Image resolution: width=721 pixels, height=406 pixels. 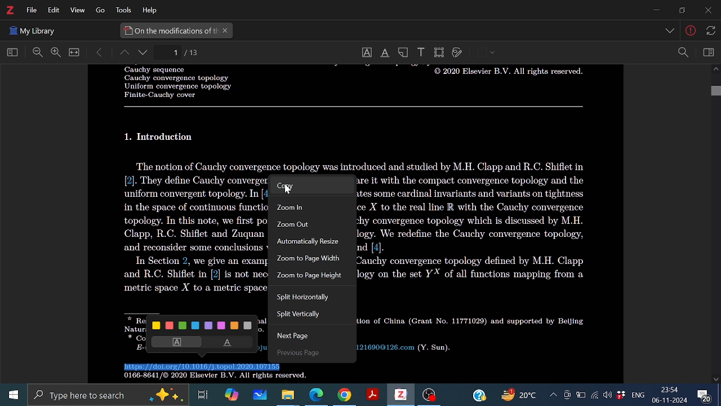 I want to click on OBS studio, so click(x=429, y=396).